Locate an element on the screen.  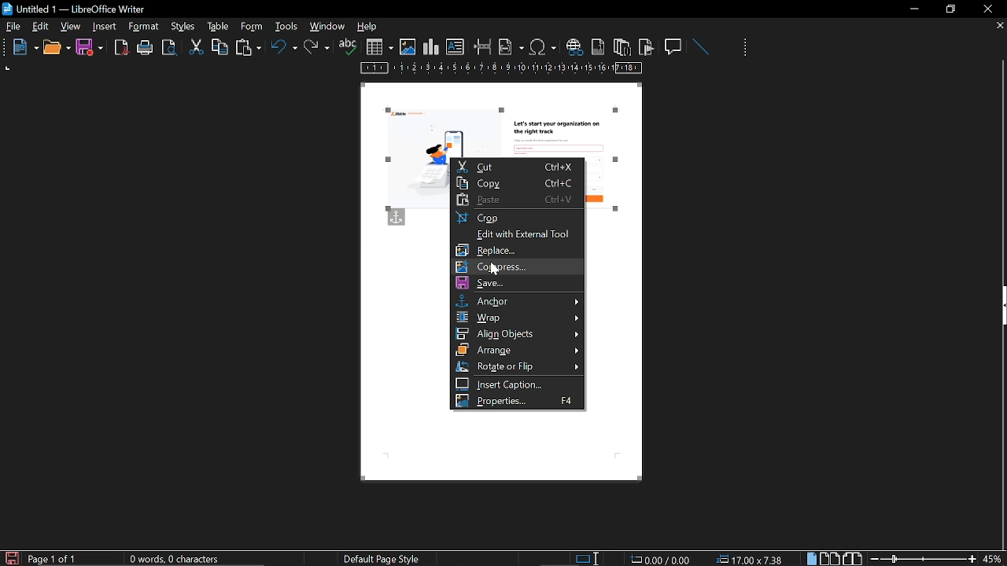
book view is located at coordinates (851, 557).